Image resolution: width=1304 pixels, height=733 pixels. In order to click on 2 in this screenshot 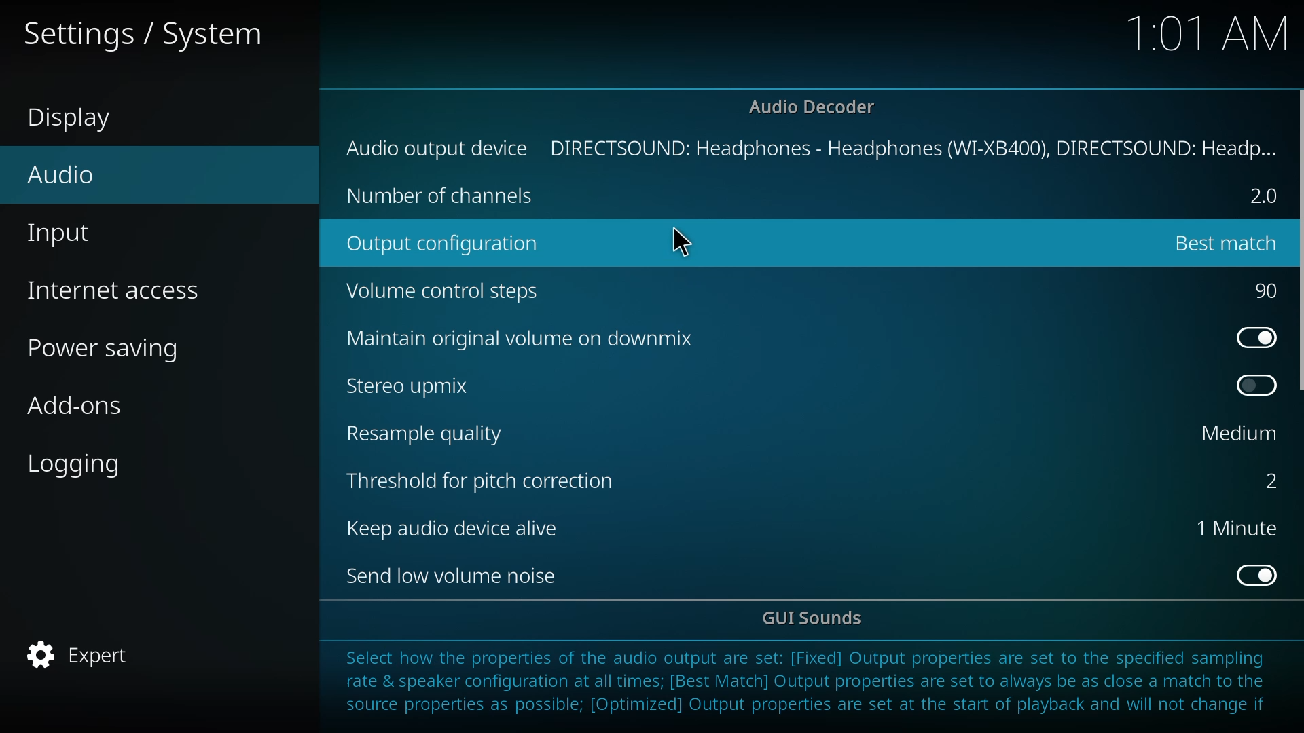, I will do `click(1262, 196)`.